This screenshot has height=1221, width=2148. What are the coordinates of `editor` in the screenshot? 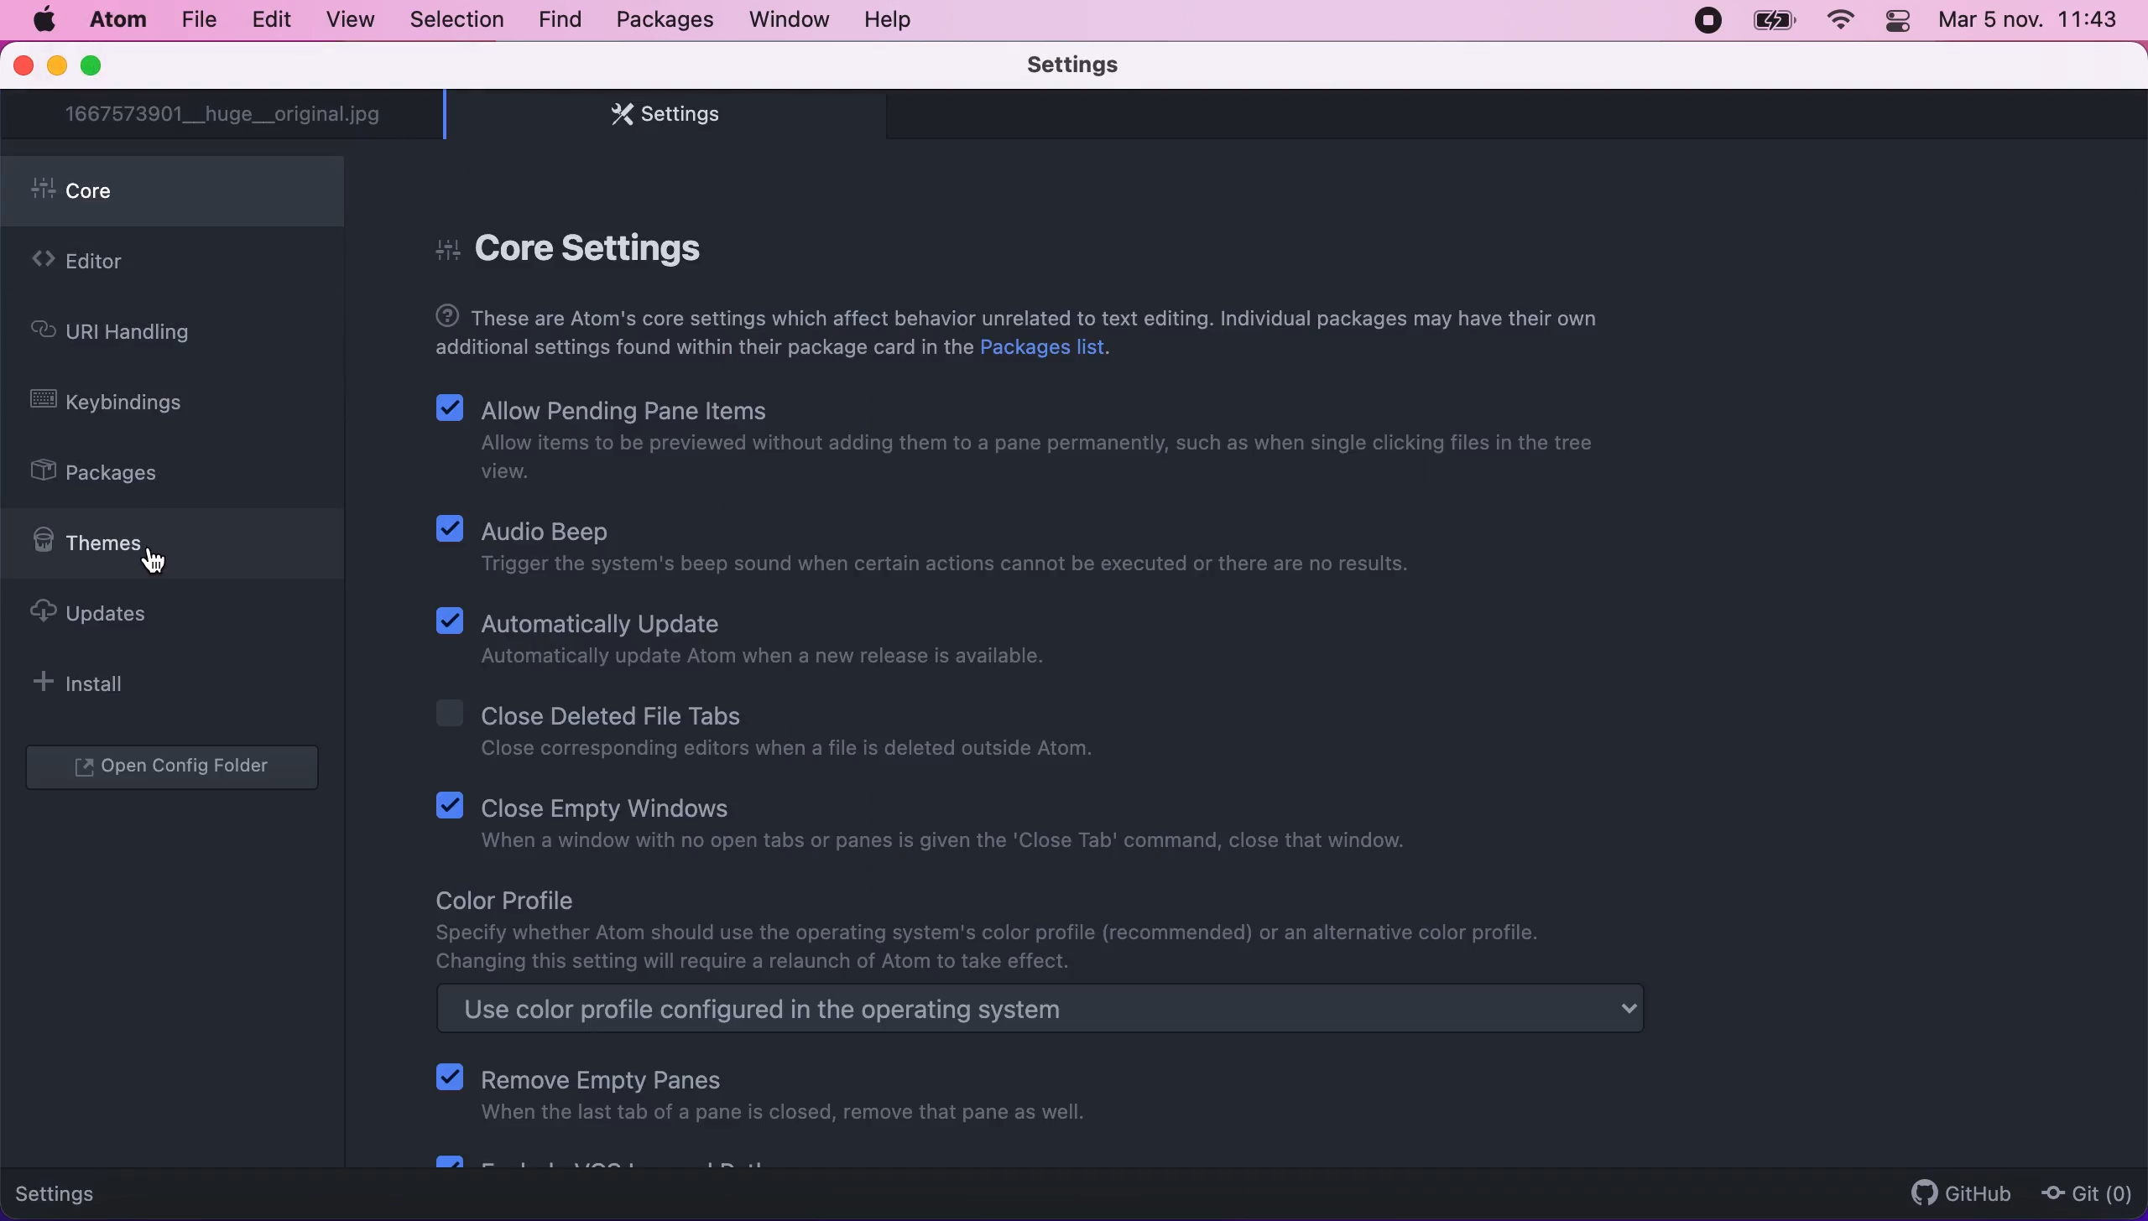 It's located at (130, 263).